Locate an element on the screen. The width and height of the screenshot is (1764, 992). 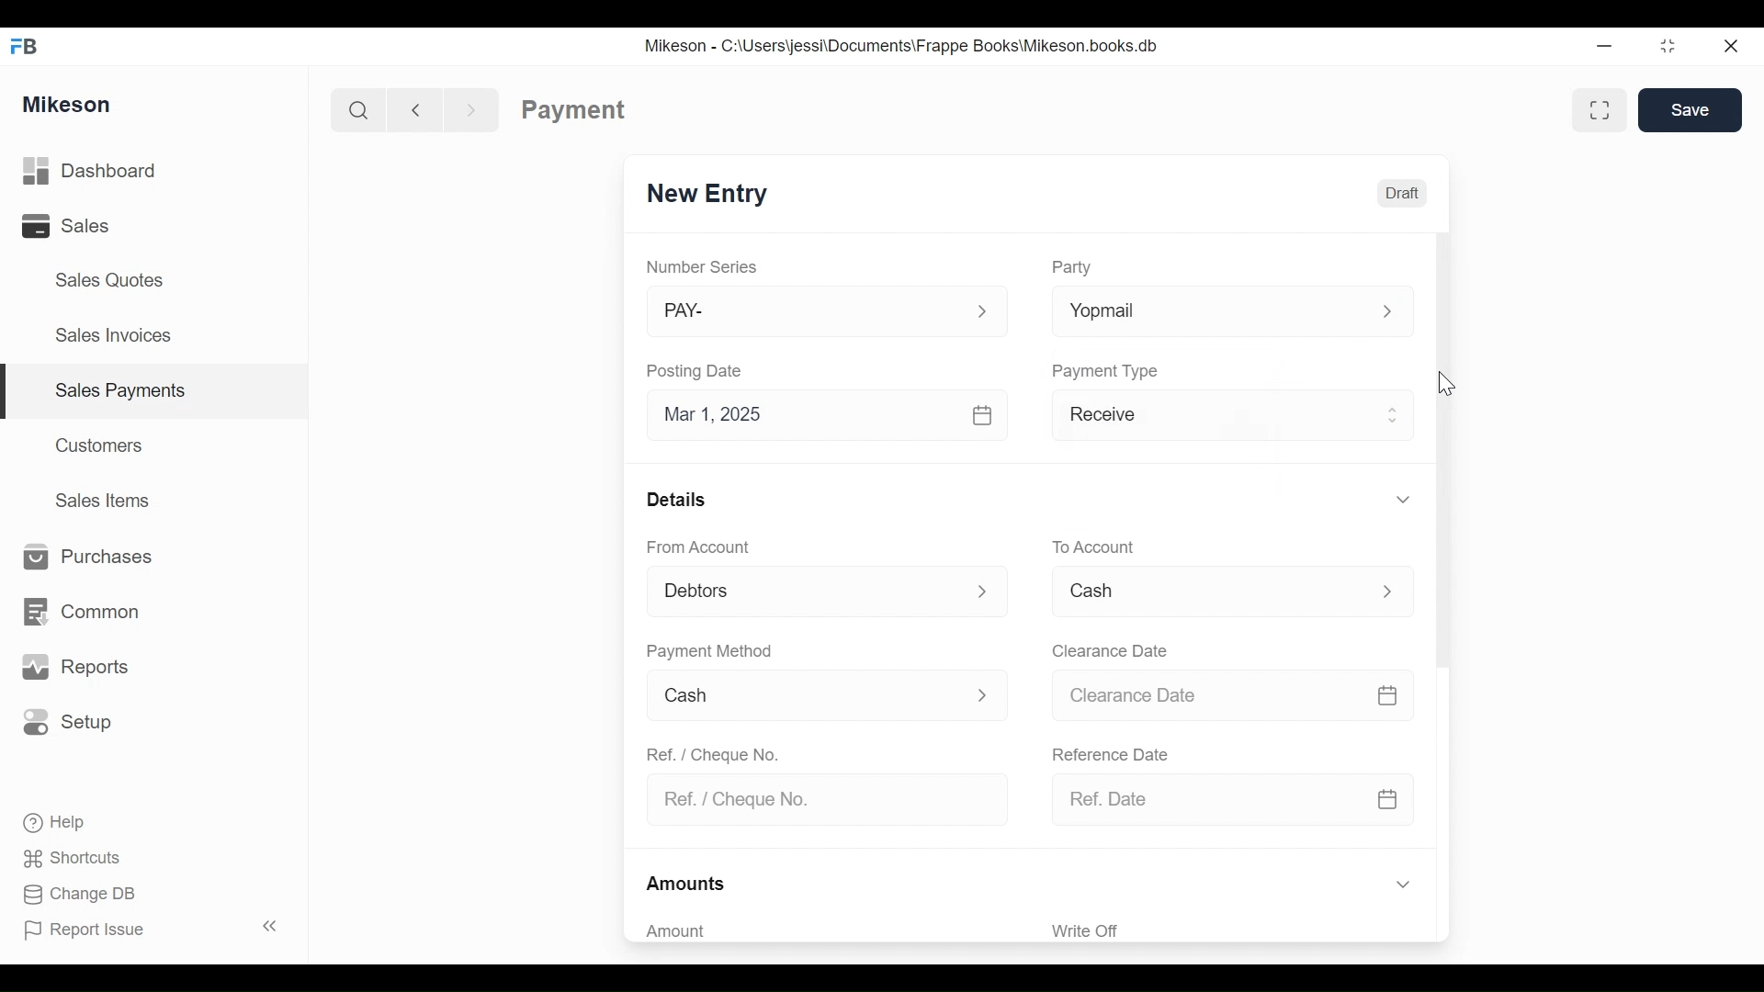
Amount is located at coordinates (685, 931).